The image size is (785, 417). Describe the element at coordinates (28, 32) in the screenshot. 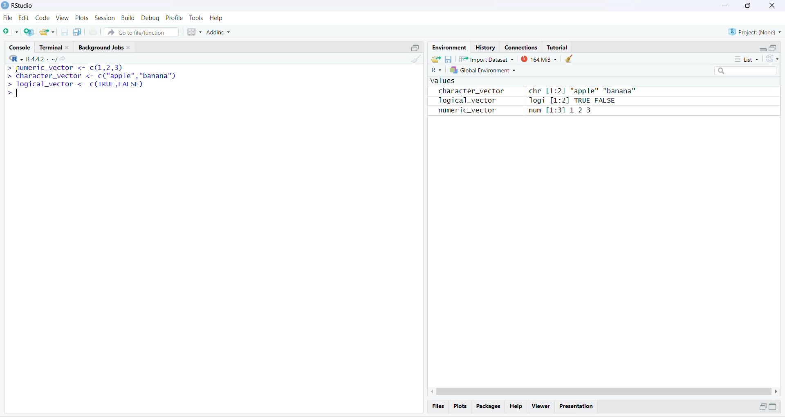

I see `create a project` at that location.